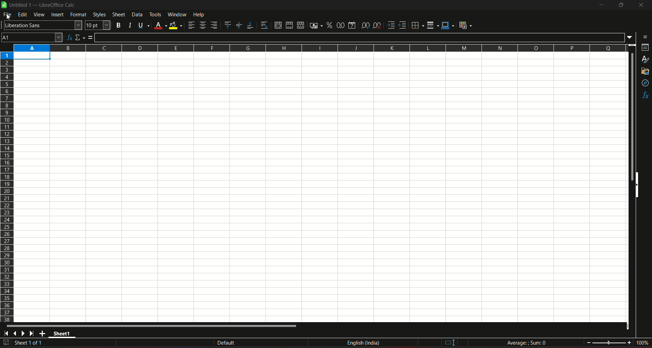 The width and height of the screenshot is (652, 348). What do you see at coordinates (42, 333) in the screenshot?
I see `add new sheet` at bounding box center [42, 333].